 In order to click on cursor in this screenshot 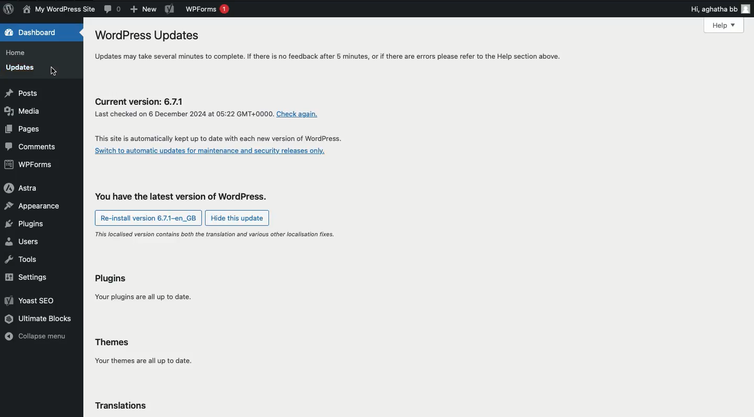, I will do `click(55, 71)`.